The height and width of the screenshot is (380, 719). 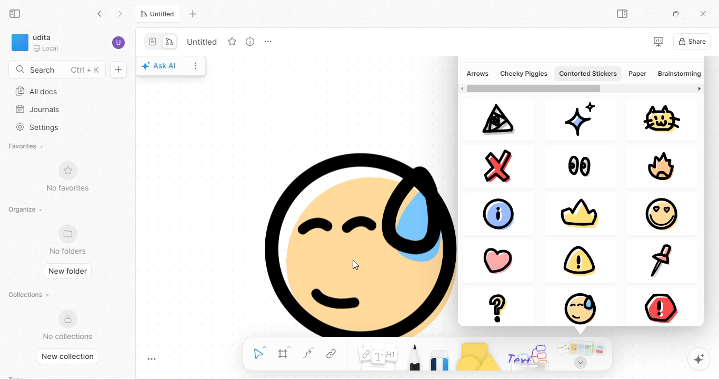 What do you see at coordinates (496, 258) in the screenshot?
I see `love` at bounding box center [496, 258].